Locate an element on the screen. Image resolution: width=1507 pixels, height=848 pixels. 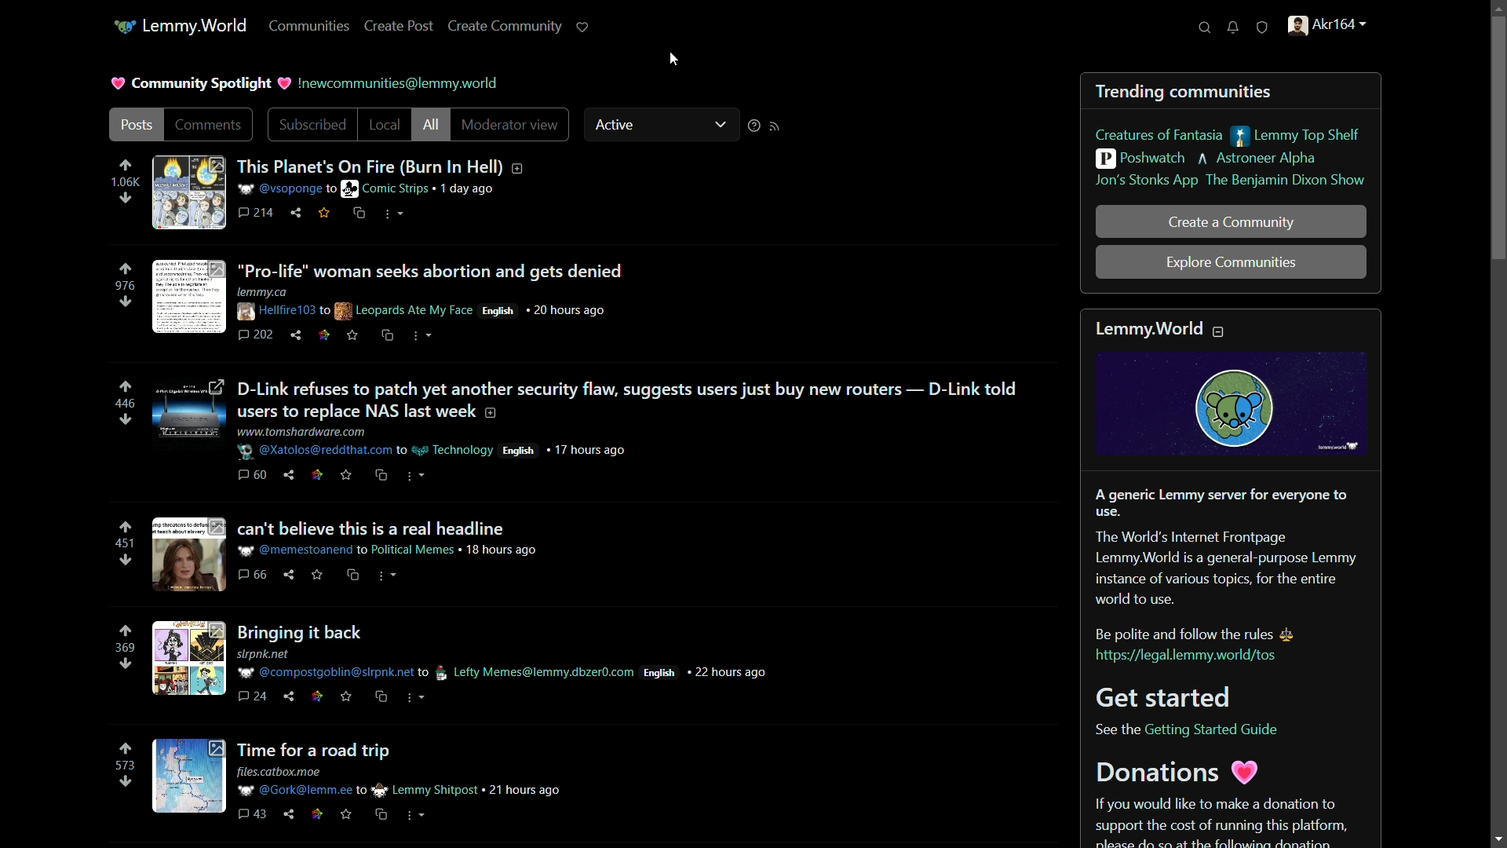
icon is located at coordinates (123, 27).